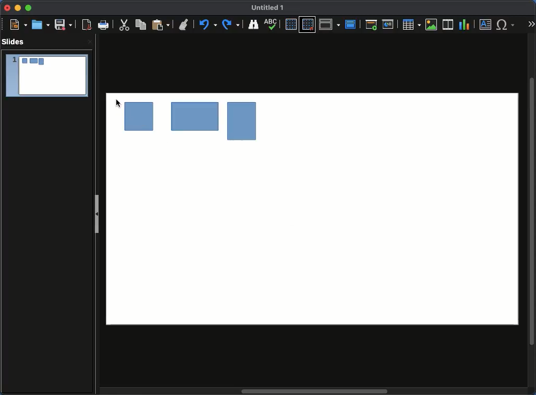 This screenshot has height=395, width=536. Describe the element at coordinates (116, 103) in the screenshot. I see `cursor` at that location.